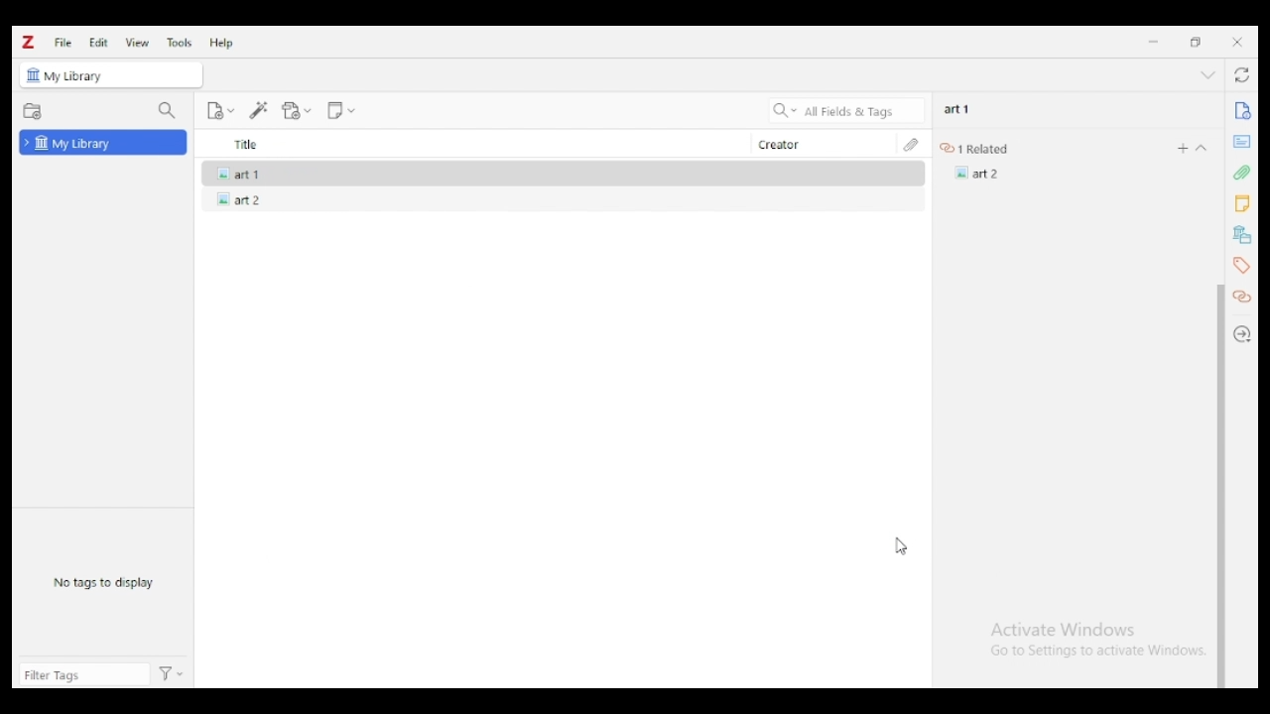 This screenshot has width=1270, height=714. Describe the element at coordinates (81, 77) in the screenshot. I see `my library` at that location.